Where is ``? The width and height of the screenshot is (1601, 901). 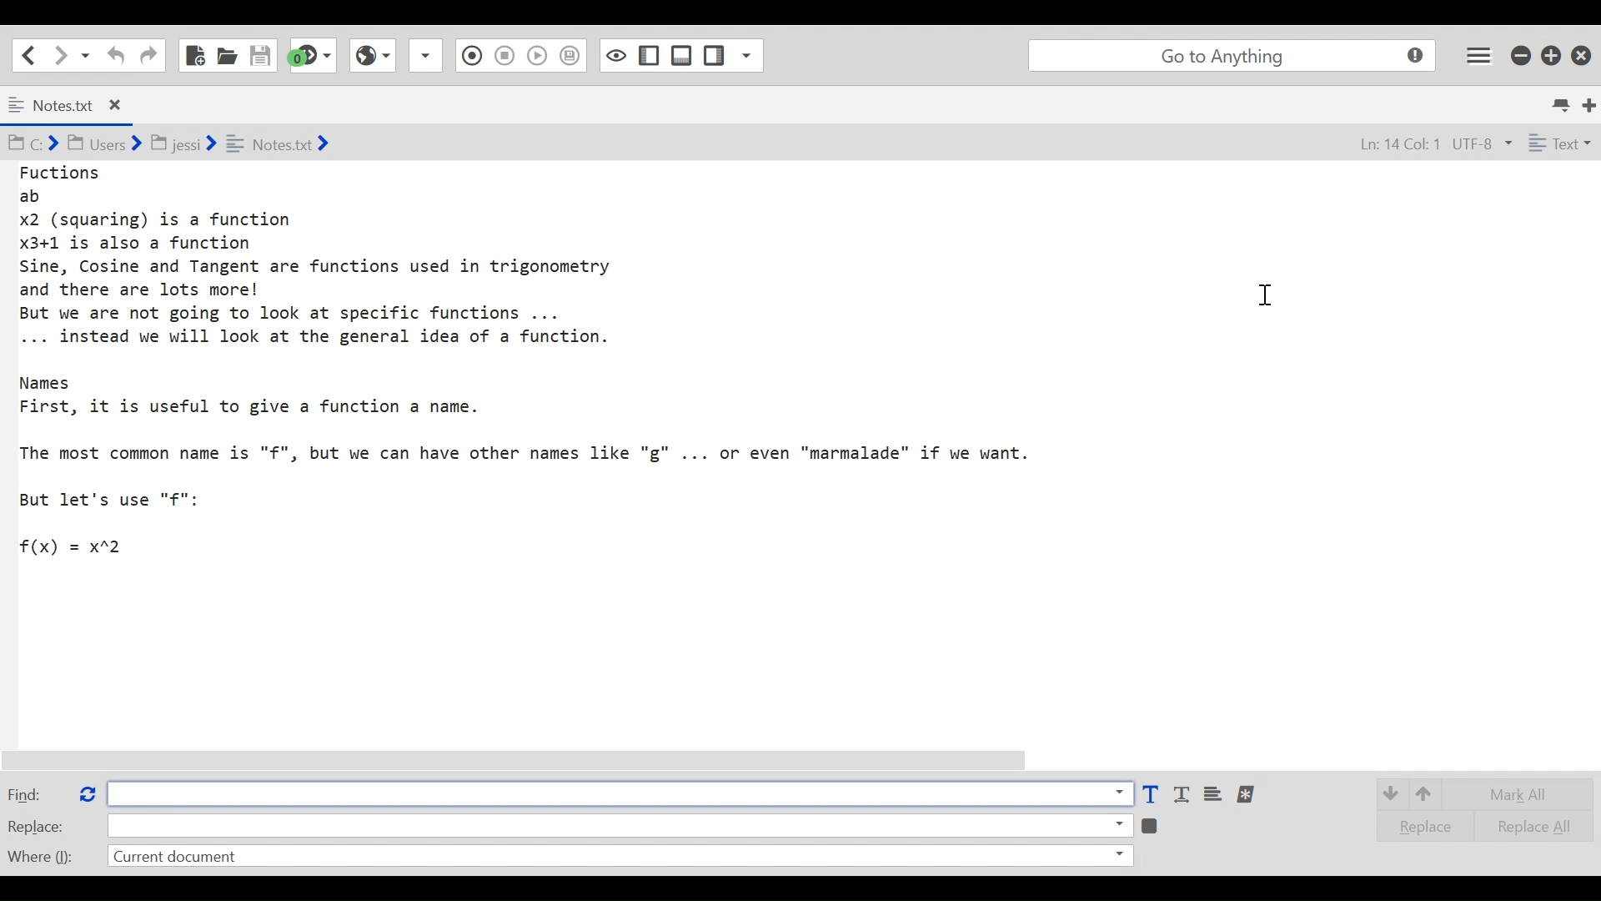  is located at coordinates (148, 56).